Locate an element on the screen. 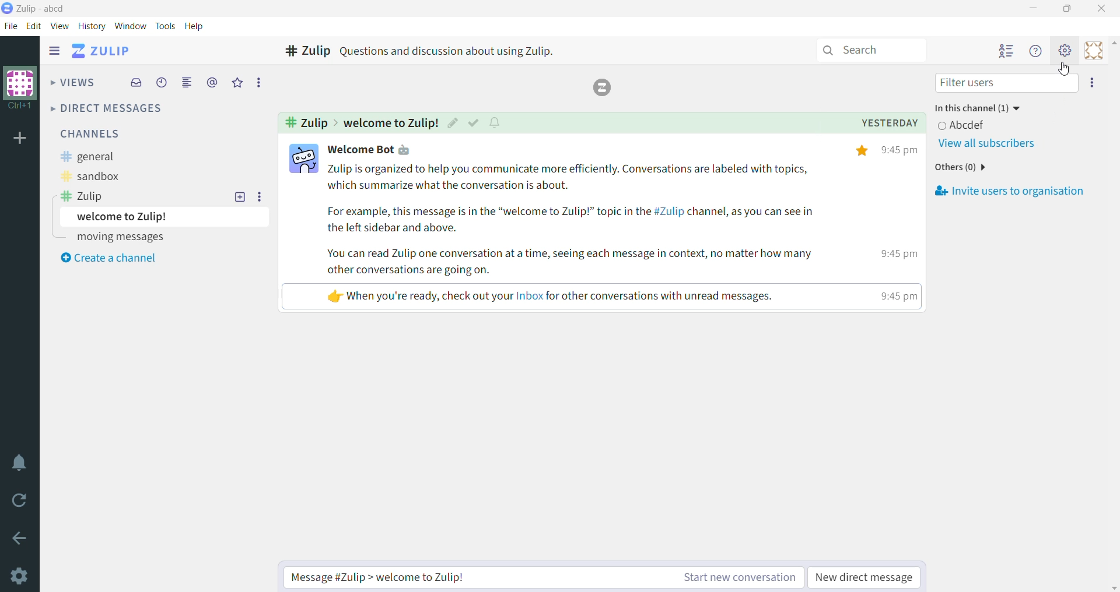 The image size is (1120, 592). Recent Conversations is located at coordinates (162, 83).